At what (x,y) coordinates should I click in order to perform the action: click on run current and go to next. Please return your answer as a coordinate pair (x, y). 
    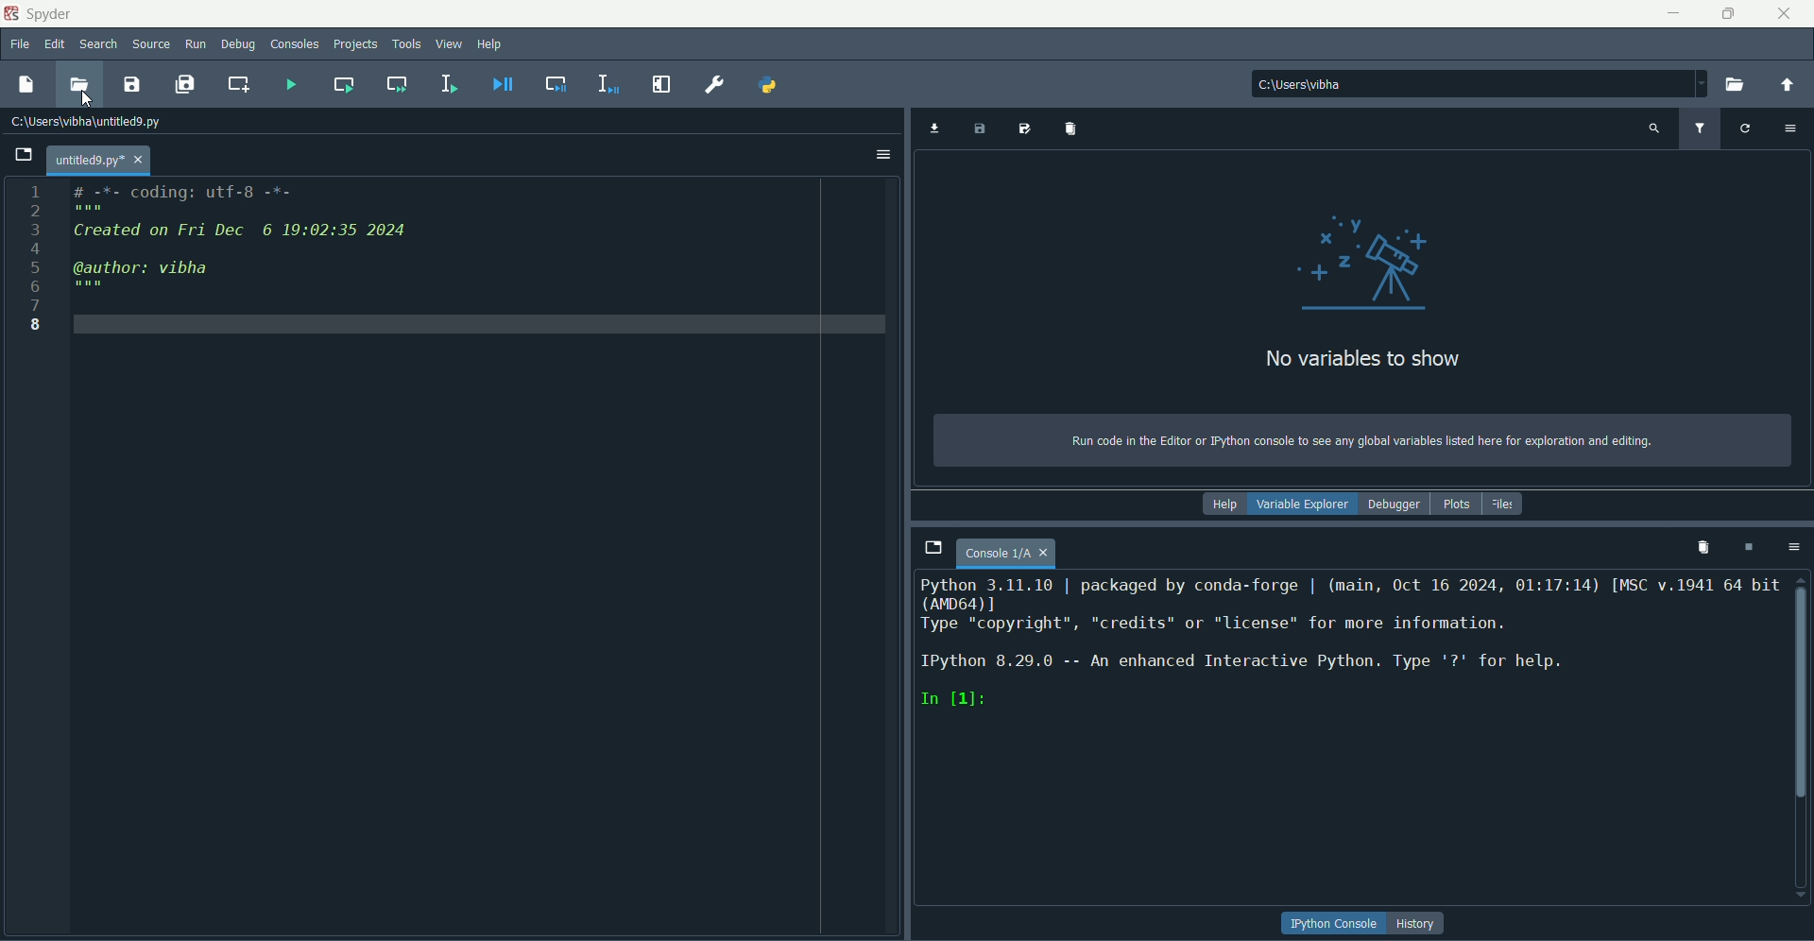
    Looking at the image, I should click on (396, 82).